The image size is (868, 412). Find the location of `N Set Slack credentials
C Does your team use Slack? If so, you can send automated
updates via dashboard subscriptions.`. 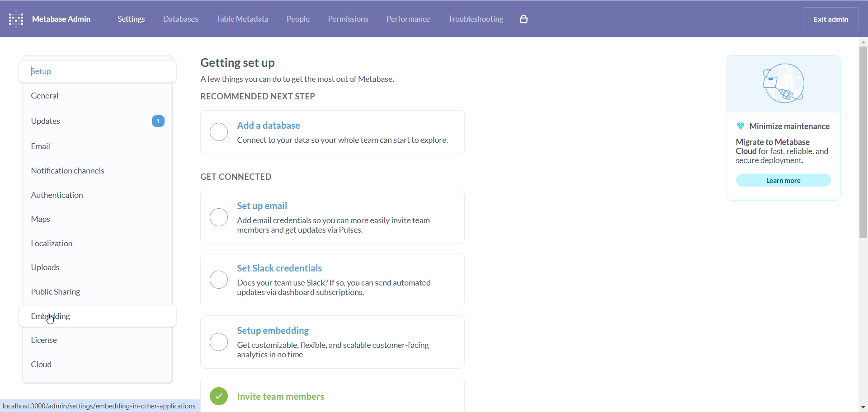

N Set Slack credentials
C Does your team use Slack? If so, you can send automated
updates via dashboard subscriptions. is located at coordinates (328, 281).